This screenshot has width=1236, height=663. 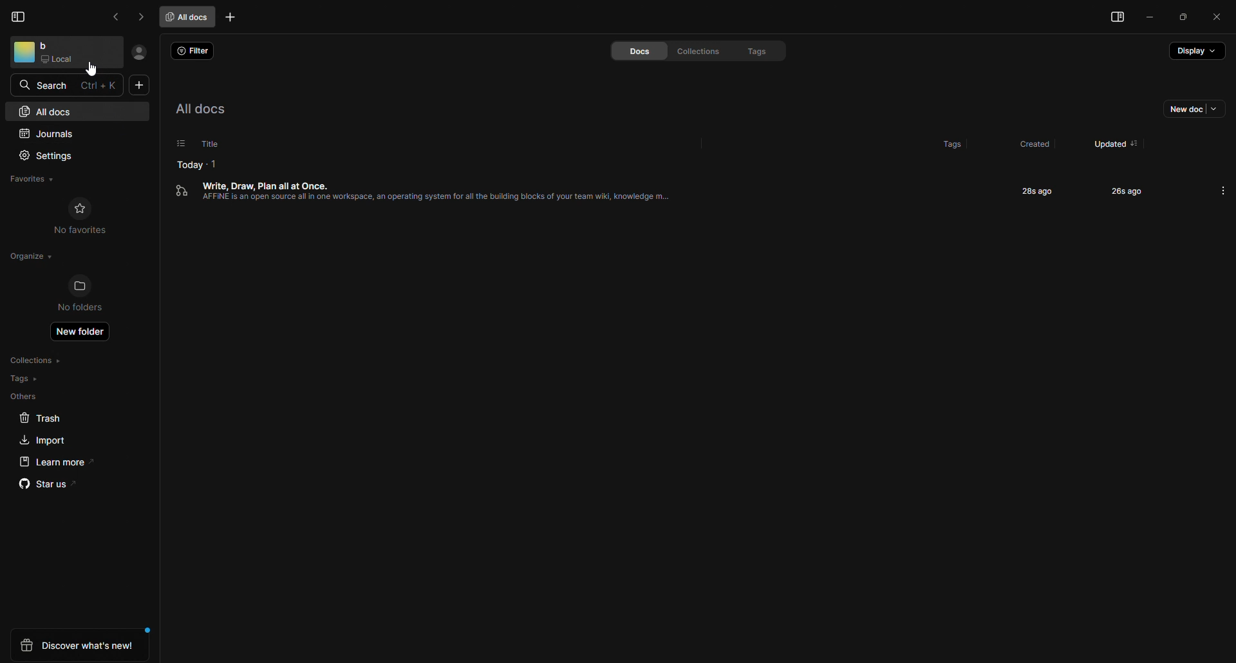 What do you see at coordinates (1184, 17) in the screenshot?
I see `maximize` at bounding box center [1184, 17].